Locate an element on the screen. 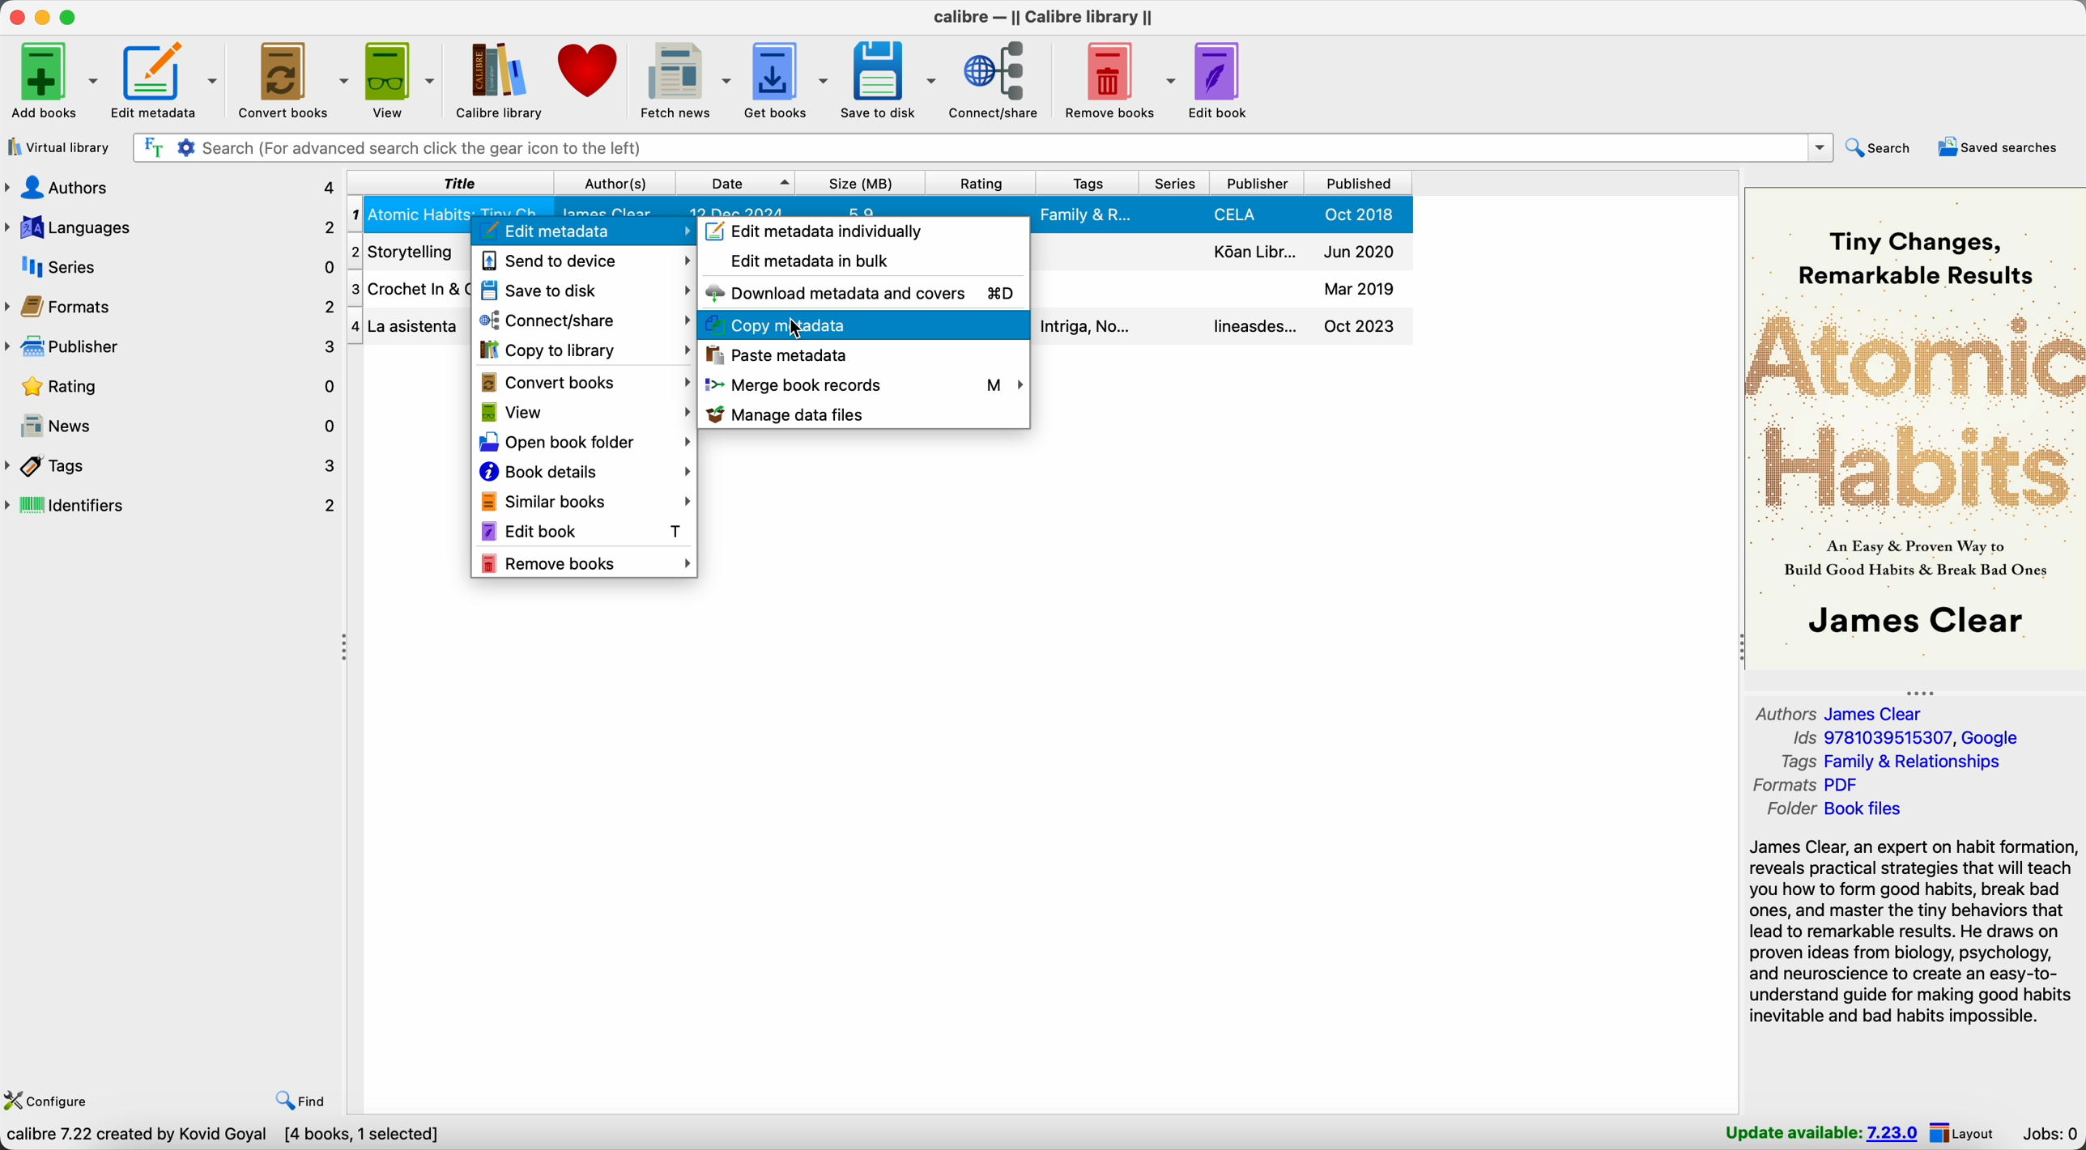 The height and width of the screenshot is (1150, 2086). saved searches is located at coordinates (1999, 146).